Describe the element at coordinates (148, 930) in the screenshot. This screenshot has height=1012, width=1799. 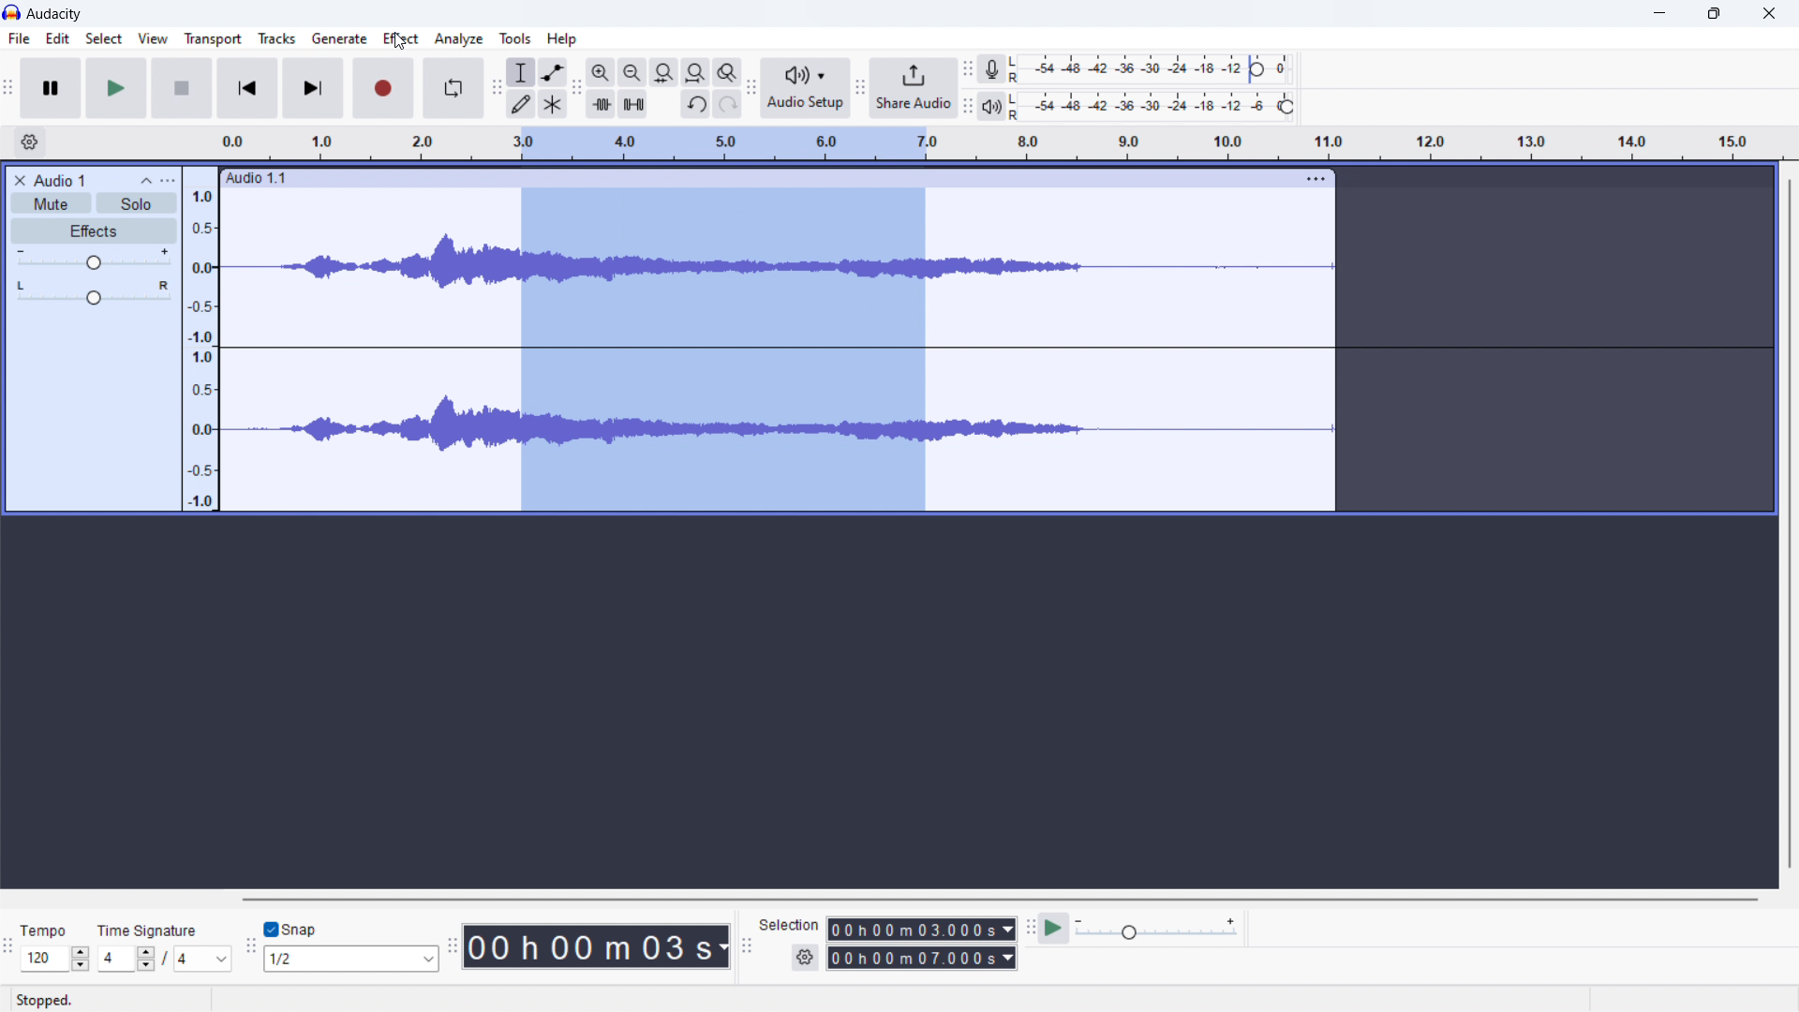
I see `time signature` at that location.